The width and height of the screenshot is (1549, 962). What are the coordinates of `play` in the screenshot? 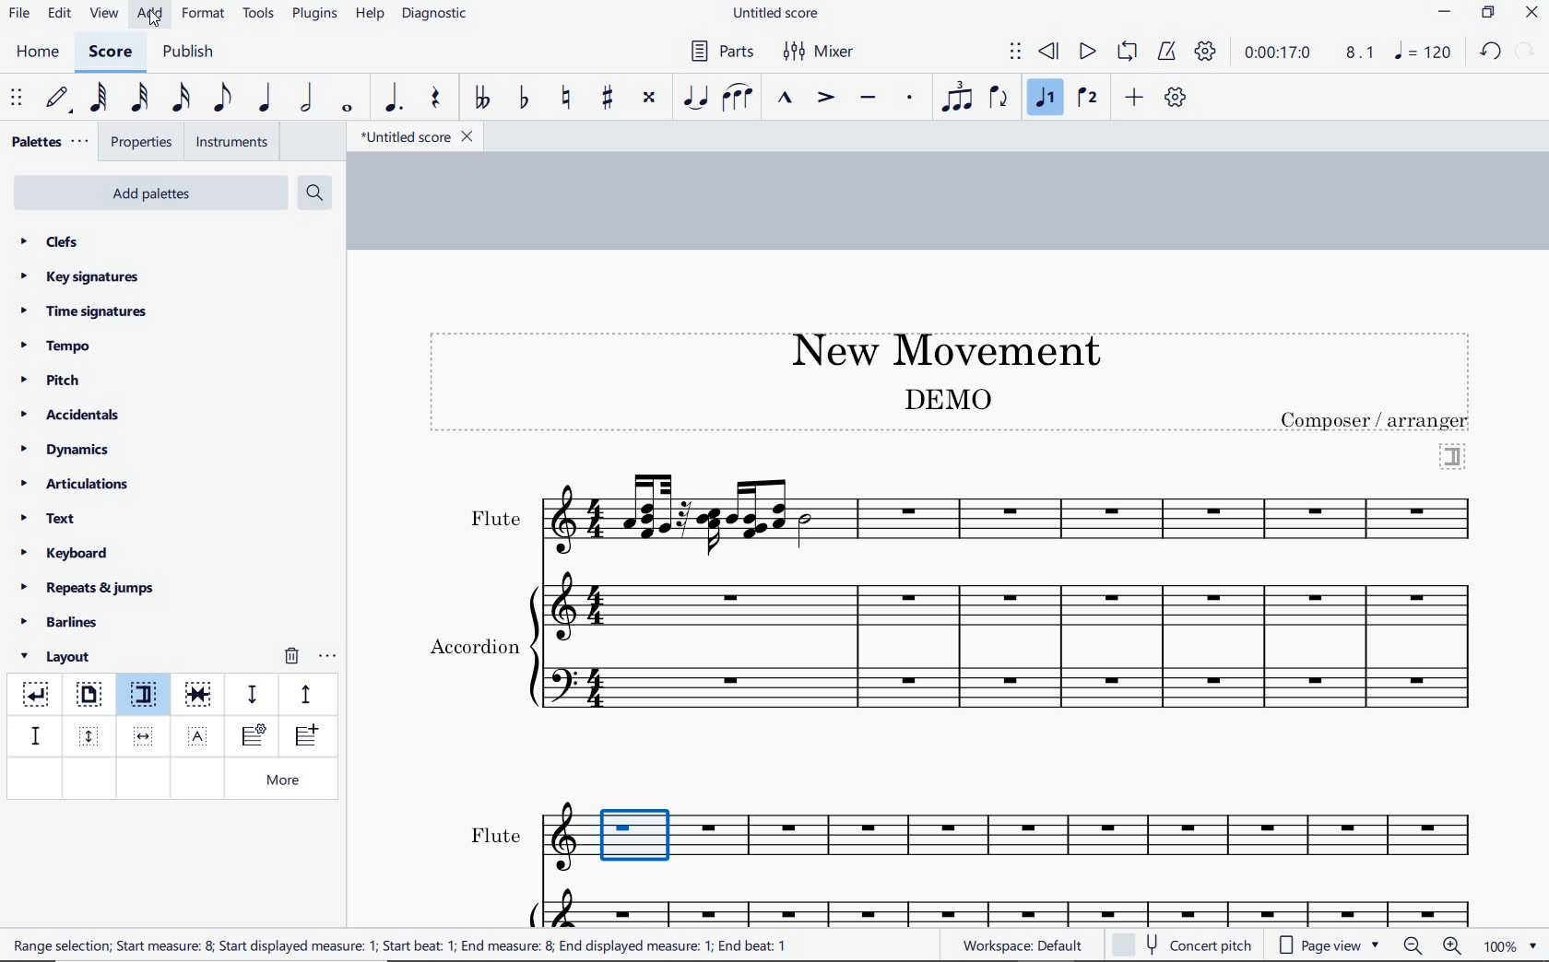 It's located at (1085, 53).